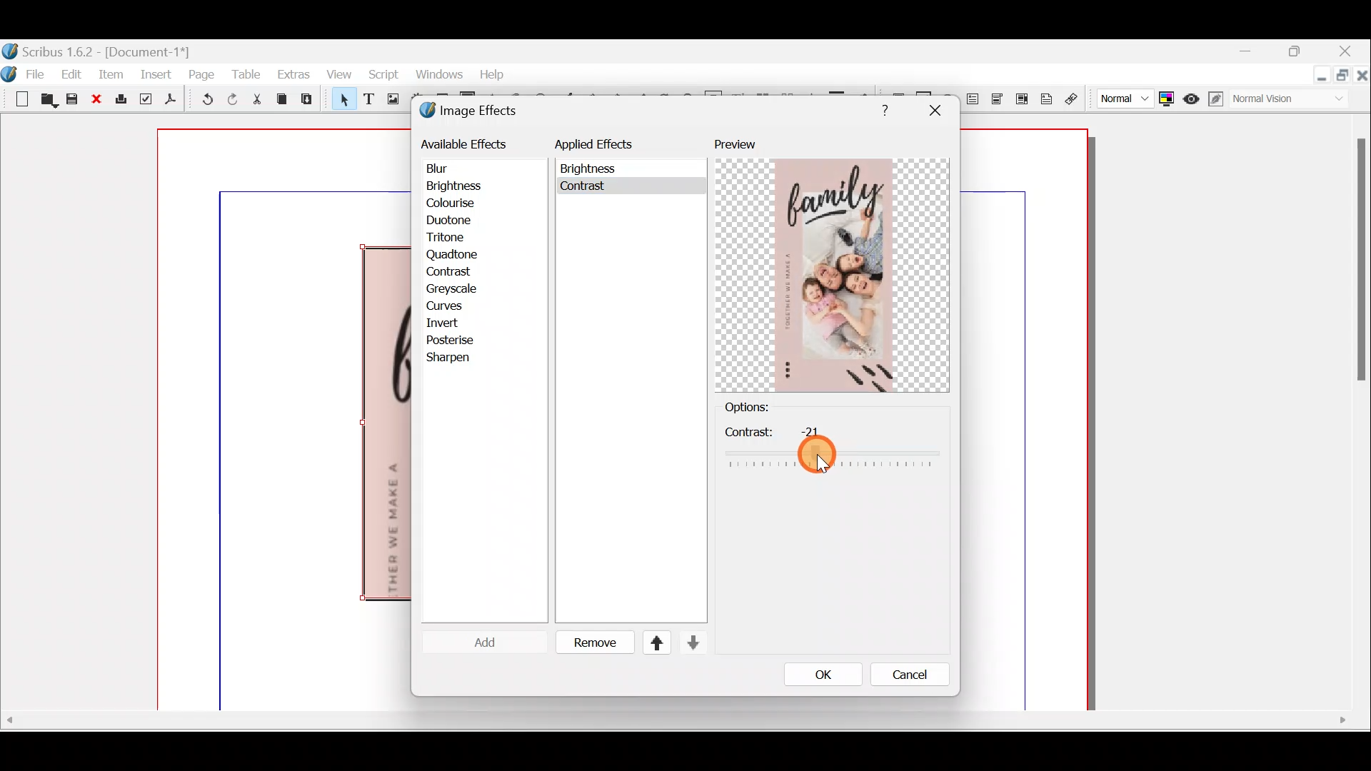  I want to click on Cancel, so click(900, 677).